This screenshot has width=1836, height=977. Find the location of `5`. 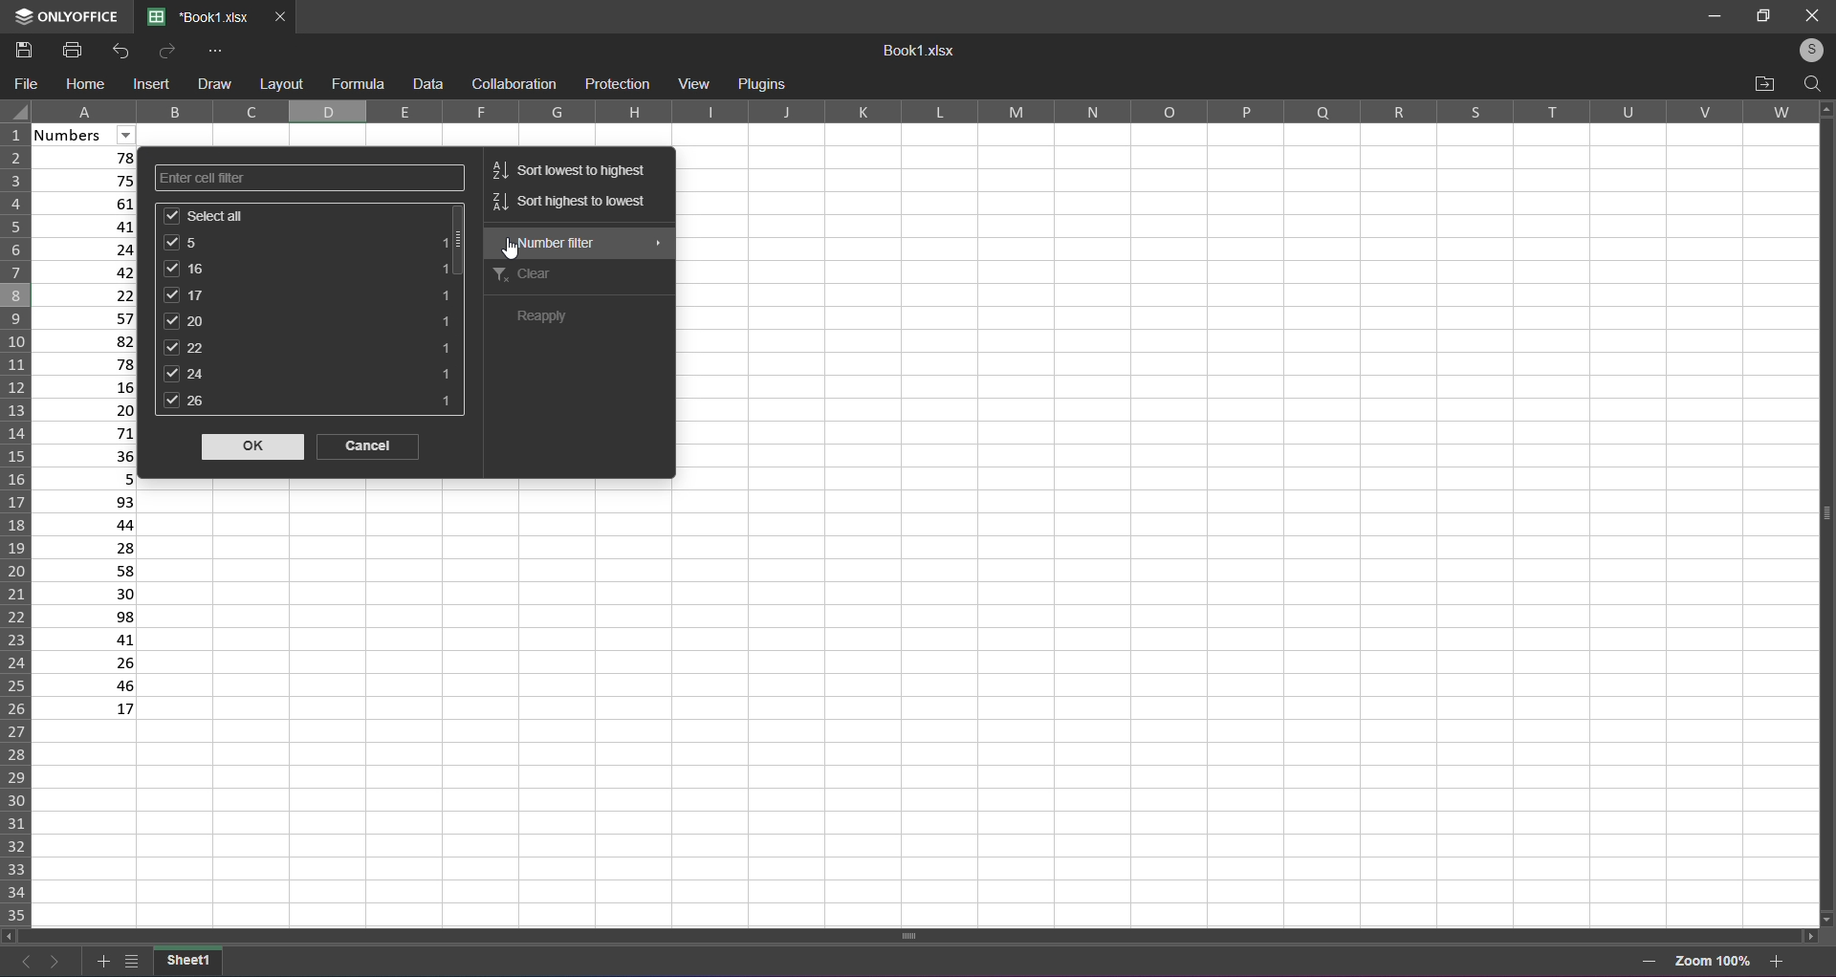

5 is located at coordinates (309, 242).